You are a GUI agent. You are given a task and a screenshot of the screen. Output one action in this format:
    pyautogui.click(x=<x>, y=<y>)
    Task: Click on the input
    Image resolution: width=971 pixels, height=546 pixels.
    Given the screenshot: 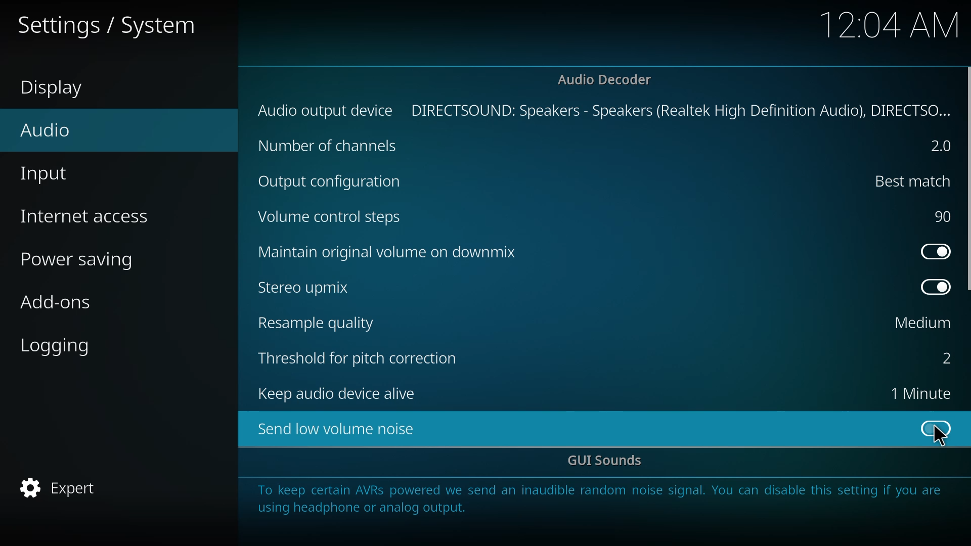 What is the action you would take?
    pyautogui.click(x=55, y=175)
    